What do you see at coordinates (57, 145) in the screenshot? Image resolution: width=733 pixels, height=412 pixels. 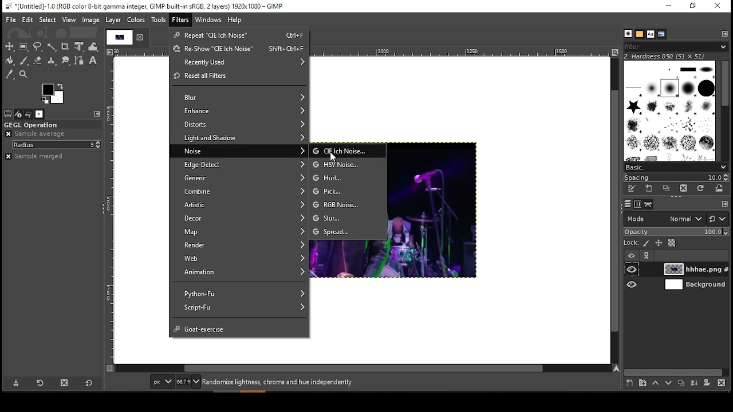 I see `radius` at bounding box center [57, 145].